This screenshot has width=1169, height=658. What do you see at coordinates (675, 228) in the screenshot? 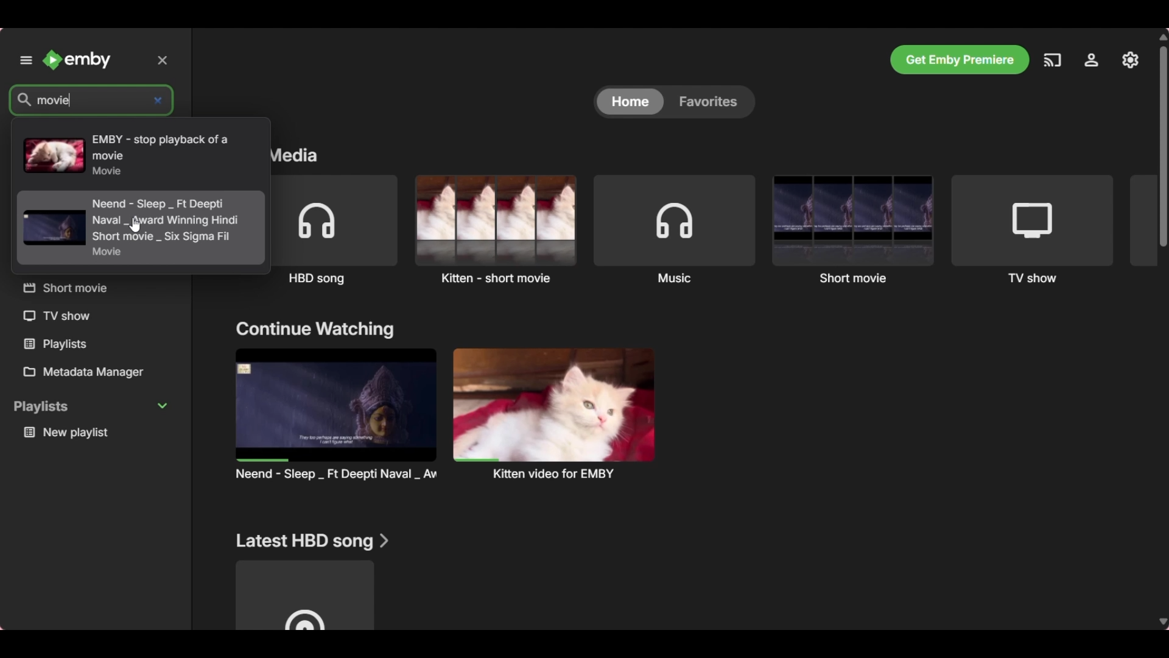
I see `Music` at bounding box center [675, 228].